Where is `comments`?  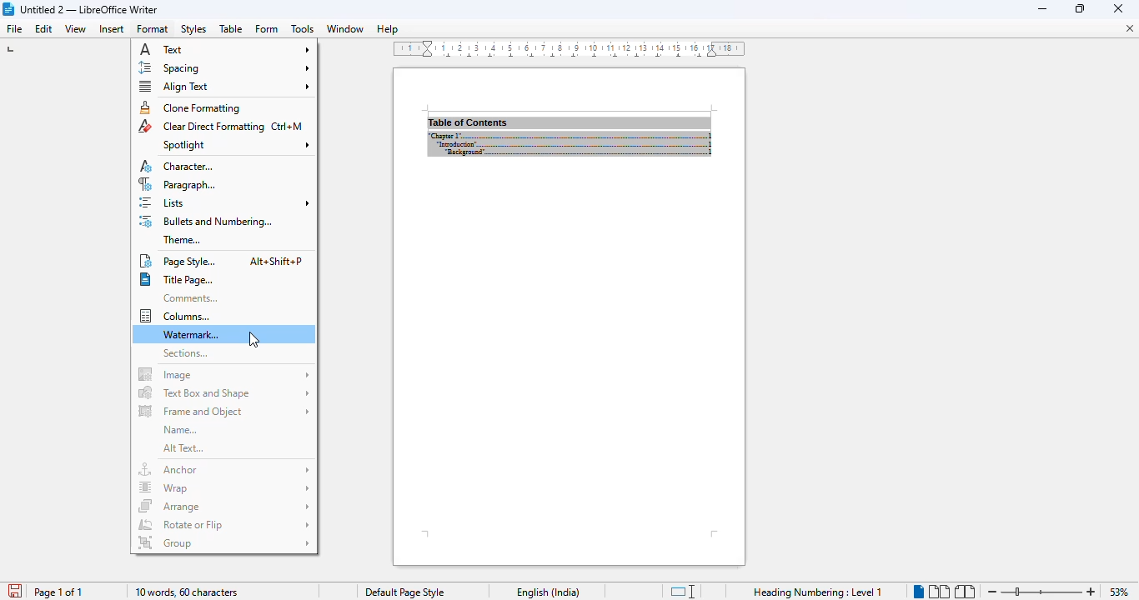
comments is located at coordinates (190, 298).